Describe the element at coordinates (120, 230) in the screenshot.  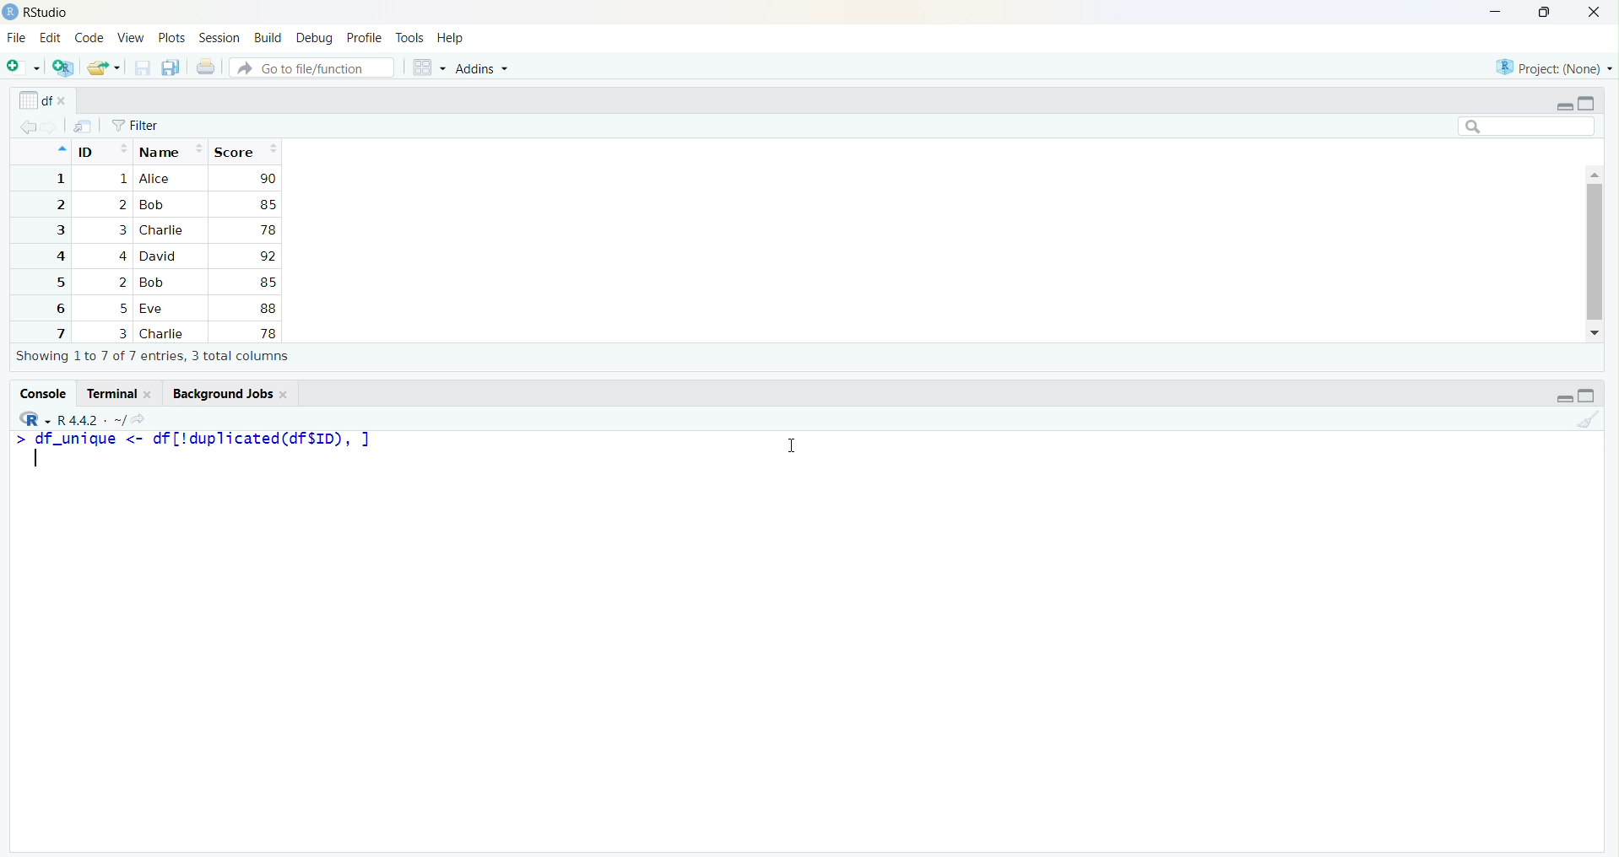
I see `3` at that location.